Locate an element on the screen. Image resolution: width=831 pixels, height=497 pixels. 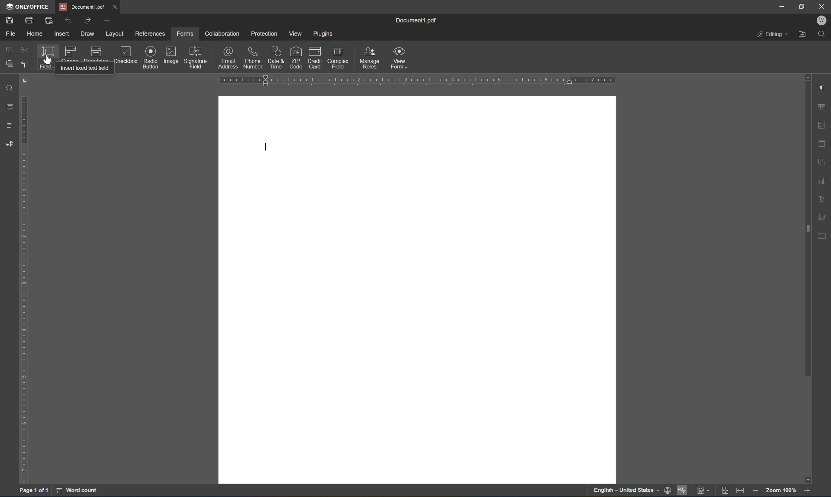
comments is located at coordinates (10, 106).